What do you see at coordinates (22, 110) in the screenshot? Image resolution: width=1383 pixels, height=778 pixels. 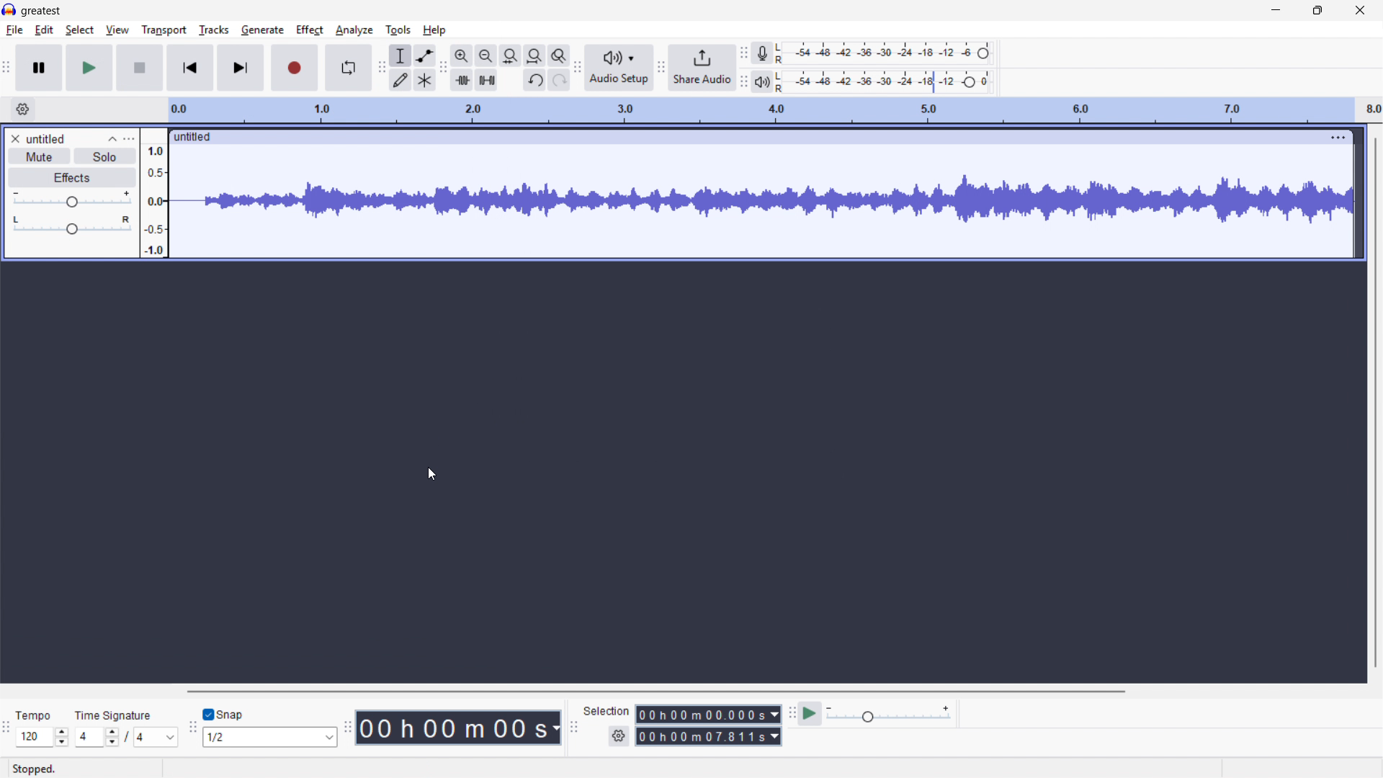 I see `timeline settings` at bounding box center [22, 110].